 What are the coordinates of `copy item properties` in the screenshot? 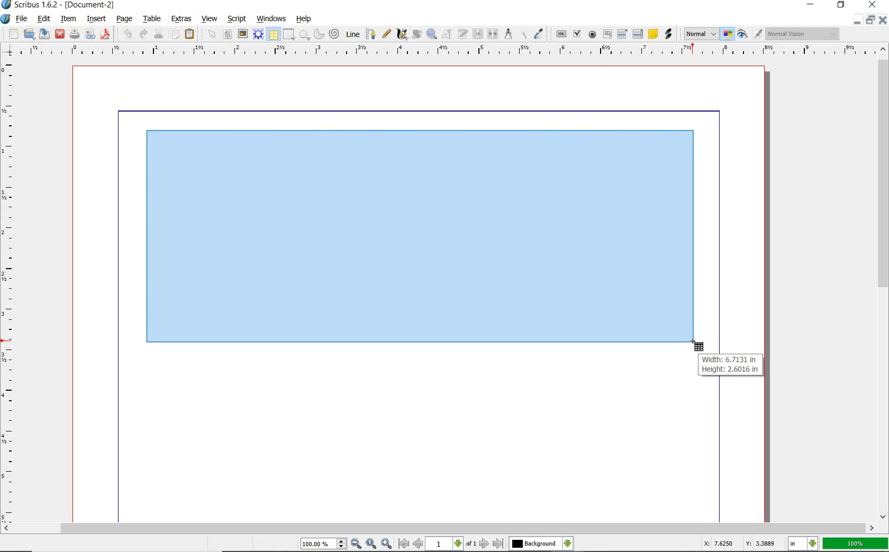 It's located at (524, 35).